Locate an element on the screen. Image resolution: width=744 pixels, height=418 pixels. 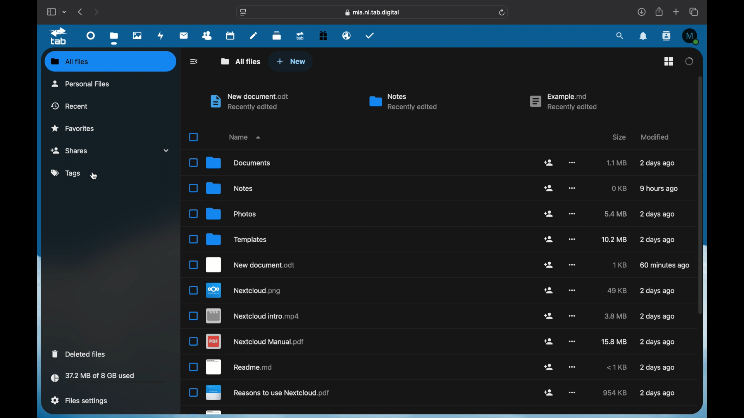
Unselected checkbox is located at coordinates (193, 265).